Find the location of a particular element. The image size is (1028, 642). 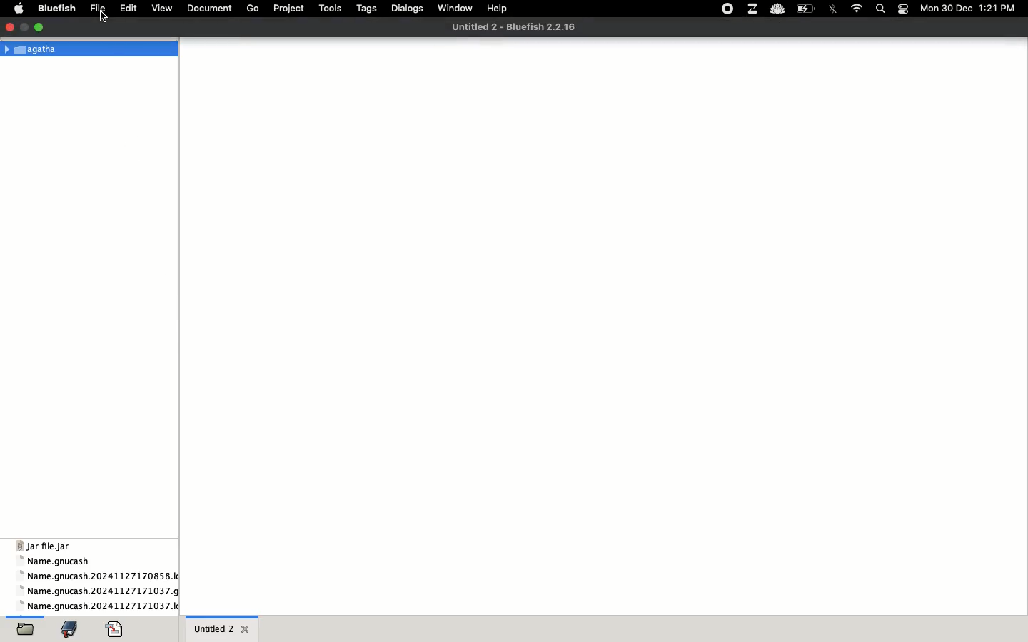

open is located at coordinates (26, 628).